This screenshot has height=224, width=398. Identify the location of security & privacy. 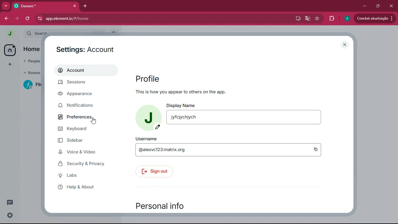
(82, 163).